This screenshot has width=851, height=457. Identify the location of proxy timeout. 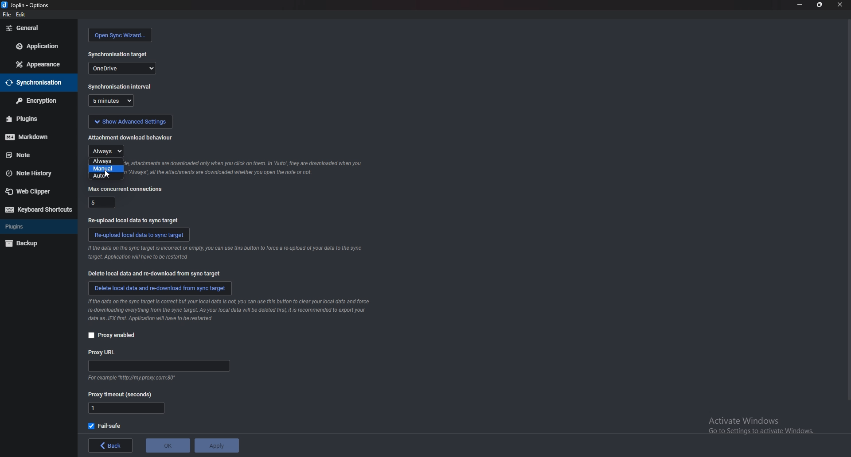
(121, 395).